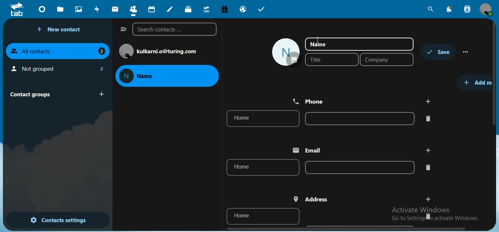  I want to click on eamil, so click(310, 150).